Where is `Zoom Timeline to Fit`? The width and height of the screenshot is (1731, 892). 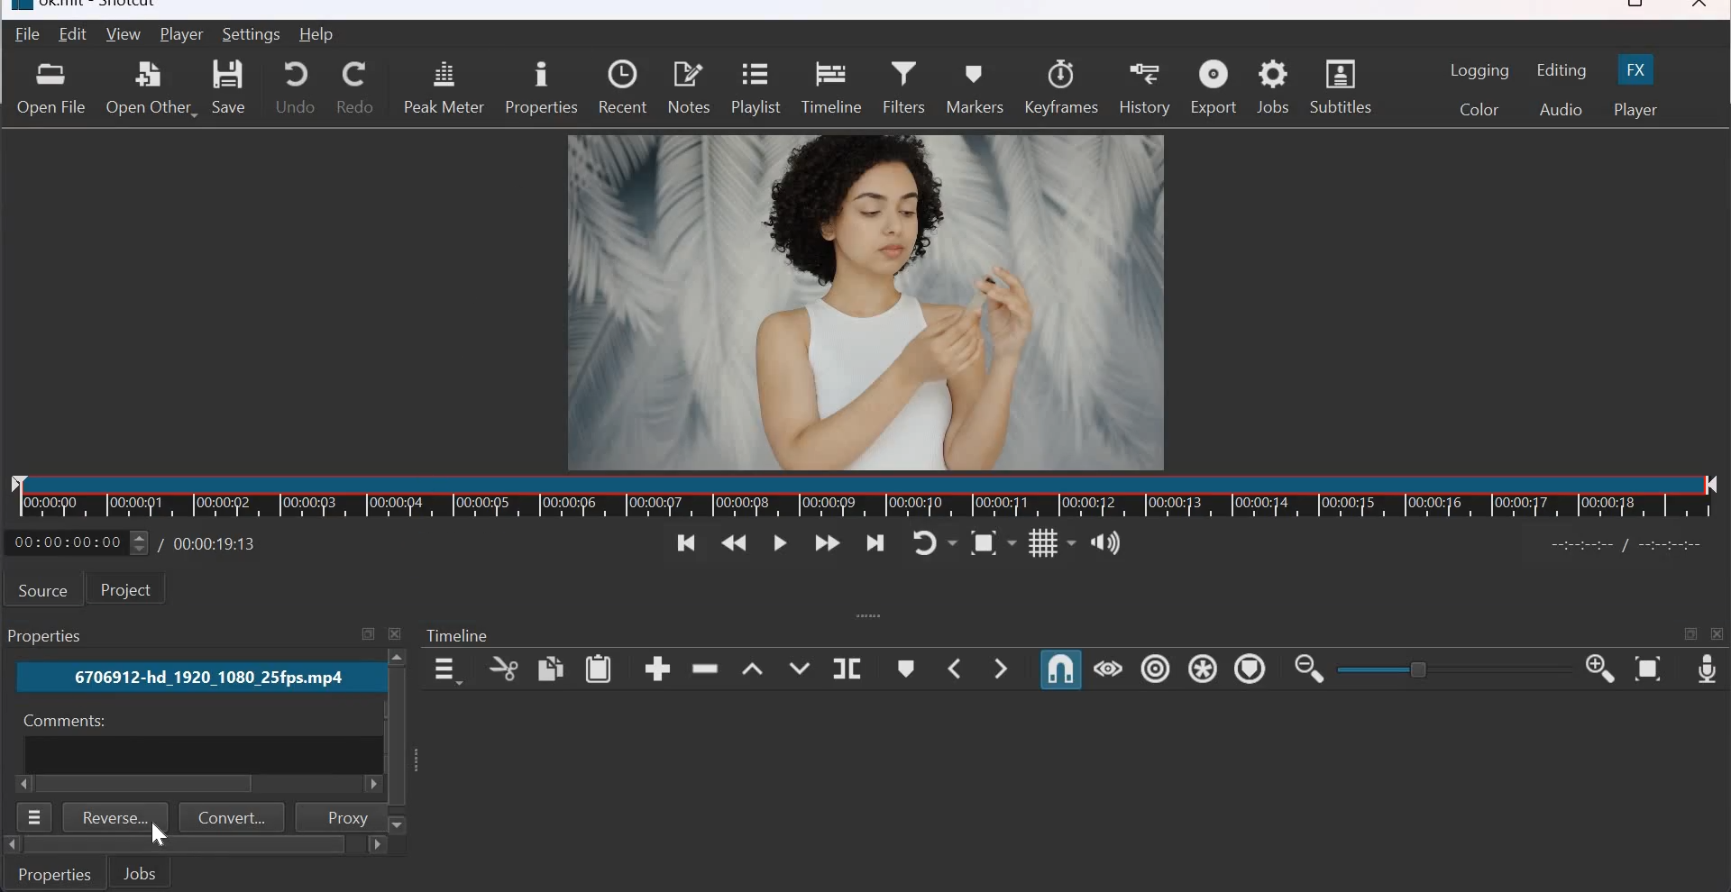
Zoom Timeline to Fit is located at coordinates (1648, 670).